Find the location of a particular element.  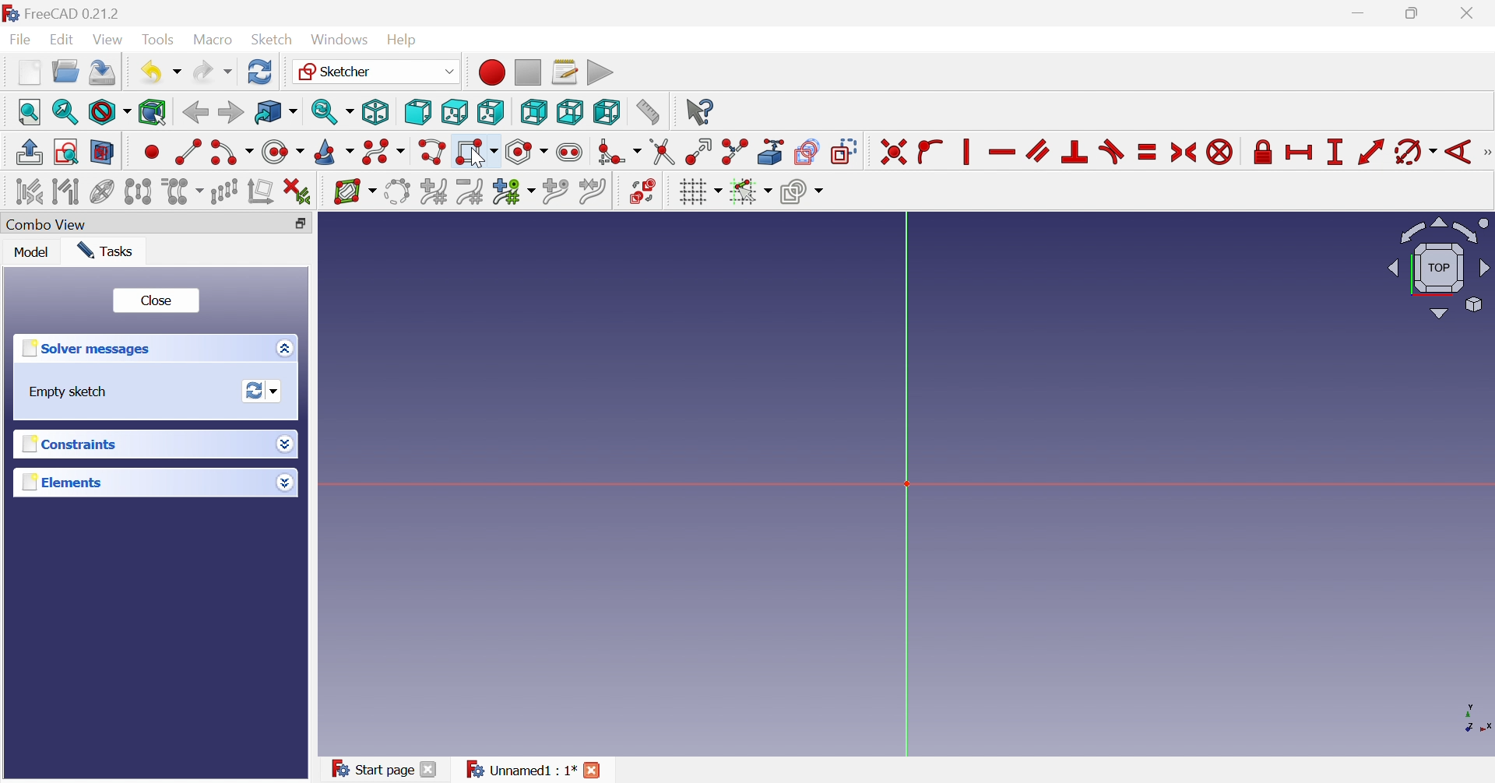

Close is located at coordinates (593, 770).